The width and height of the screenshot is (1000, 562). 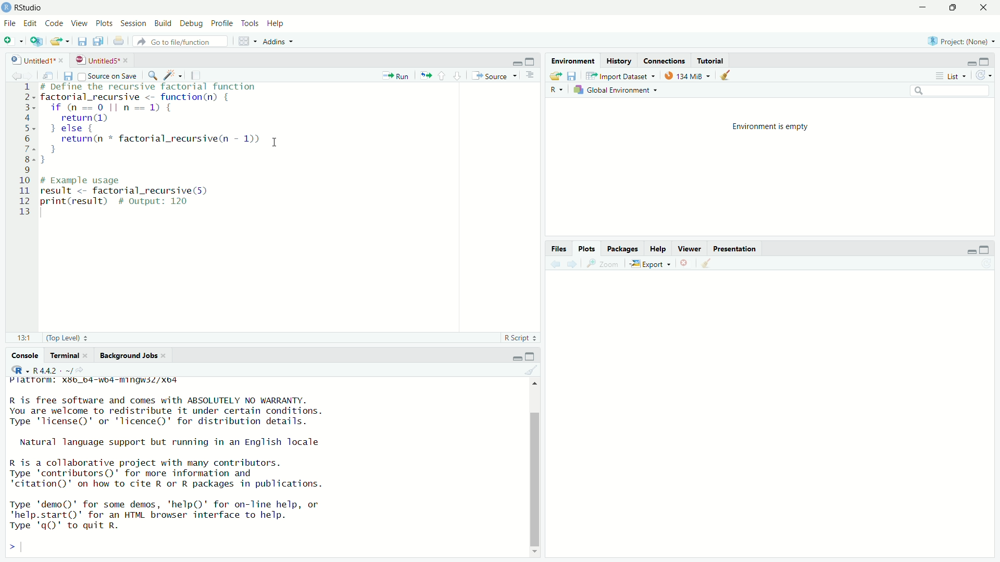 What do you see at coordinates (554, 75) in the screenshot?
I see `Load workspace` at bounding box center [554, 75].